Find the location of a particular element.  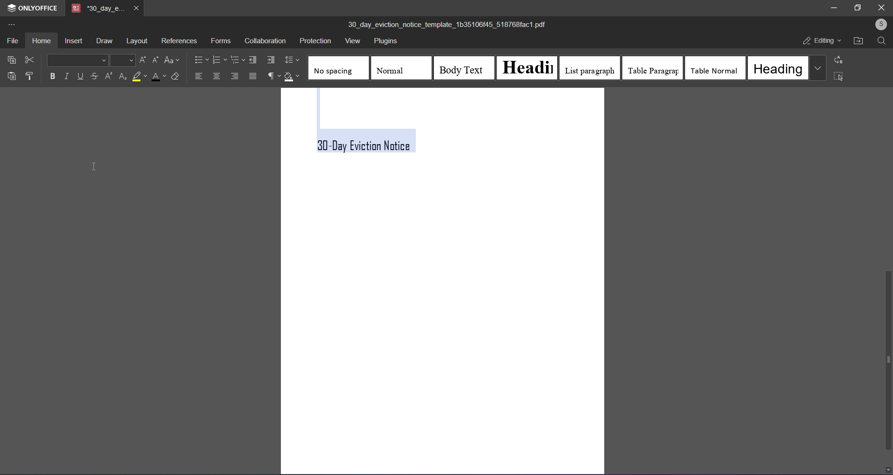

numbering is located at coordinates (219, 59).